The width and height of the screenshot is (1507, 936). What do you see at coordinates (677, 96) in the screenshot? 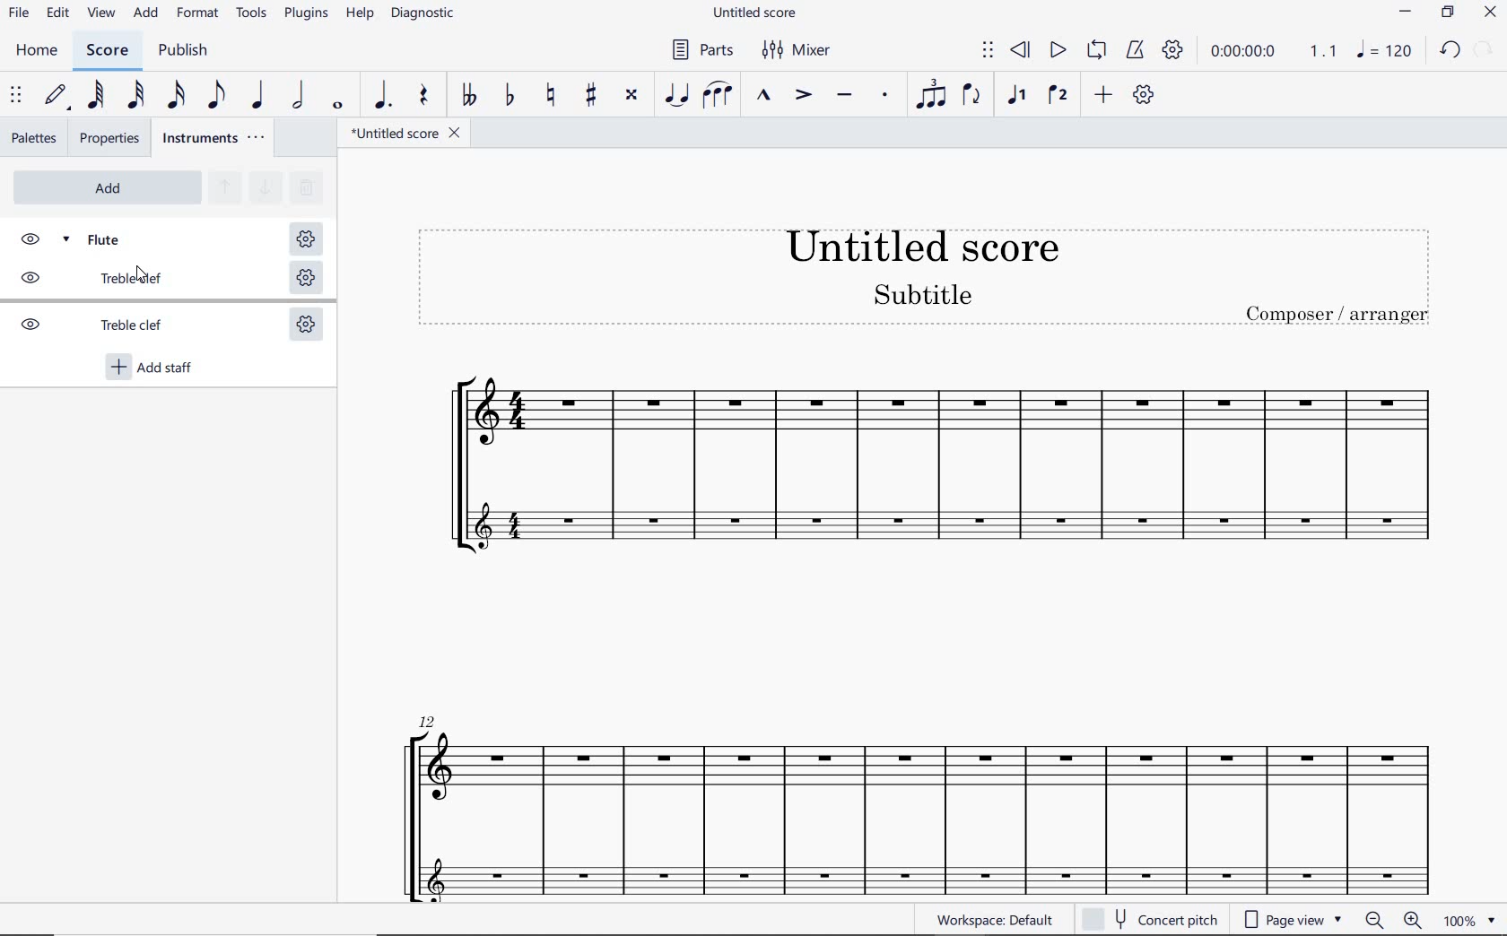
I see `TIE` at bounding box center [677, 96].